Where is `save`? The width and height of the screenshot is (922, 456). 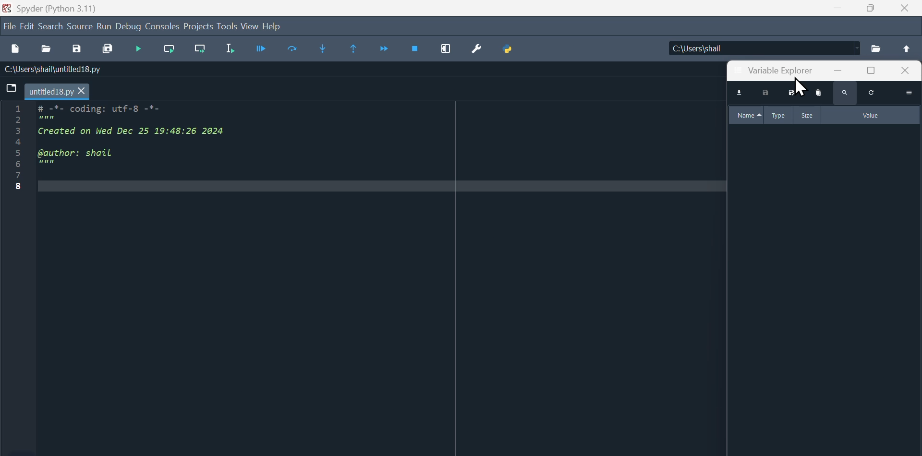 save is located at coordinates (769, 94).